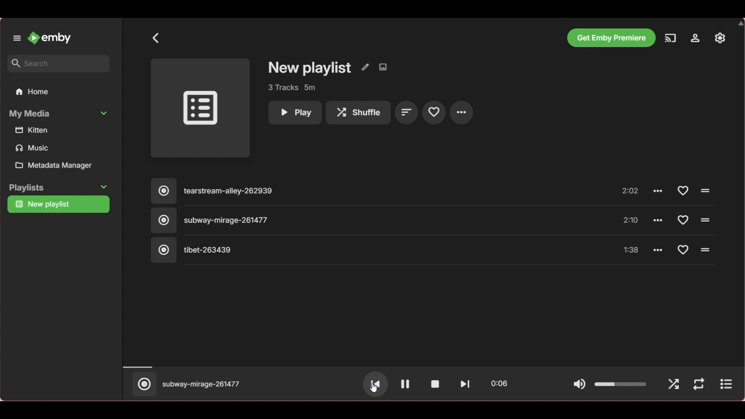  What do you see at coordinates (579, 385) in the screenshot?
I see `Mute` at bounding box center [579, 385].